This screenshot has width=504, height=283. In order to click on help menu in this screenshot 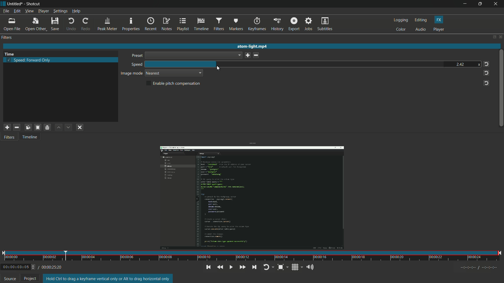, I will do `click(76, 11)`.